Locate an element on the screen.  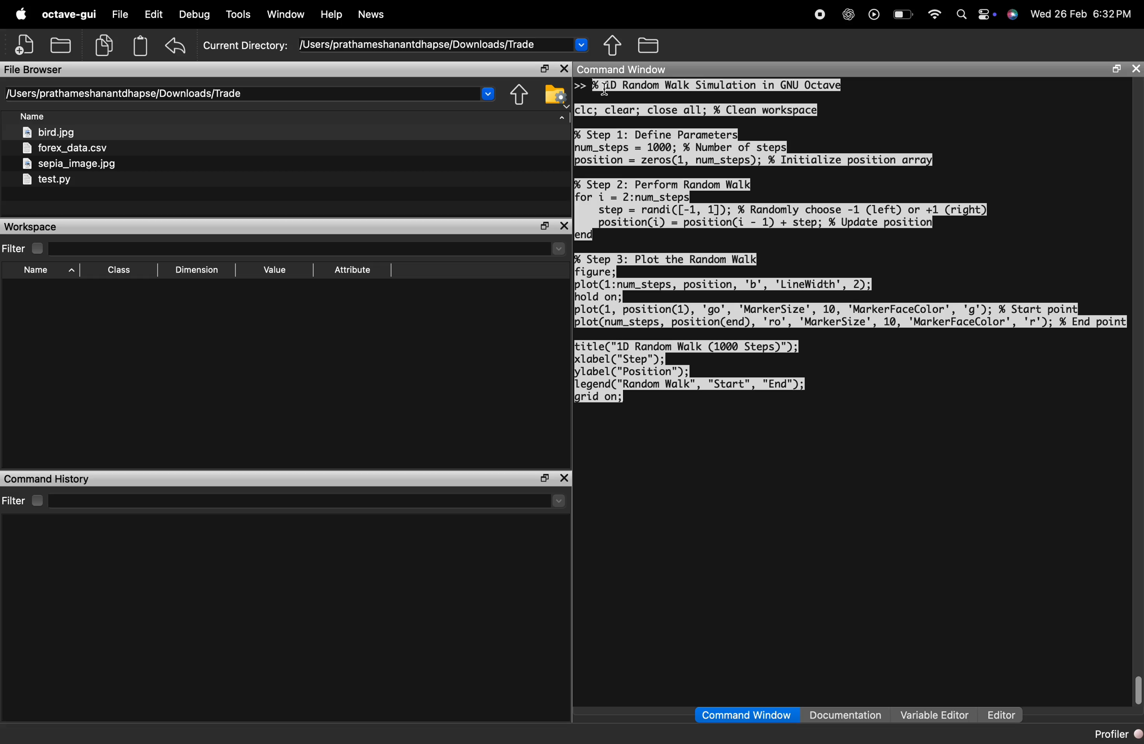
profiler is located at coordinates (1115, 734).